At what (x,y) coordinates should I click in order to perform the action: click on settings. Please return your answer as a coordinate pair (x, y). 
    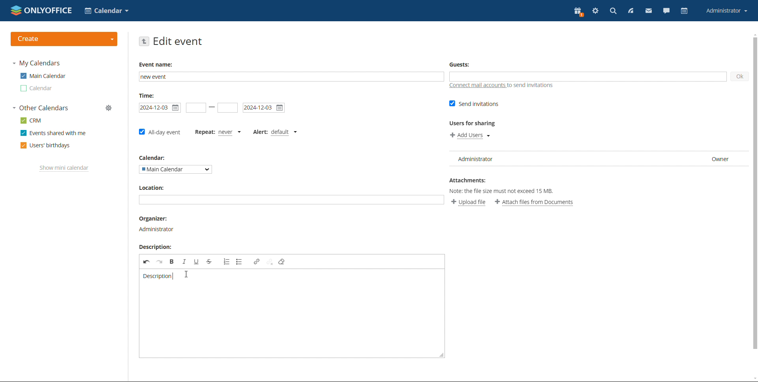
    Looking at the image, I should click on (595, 11).